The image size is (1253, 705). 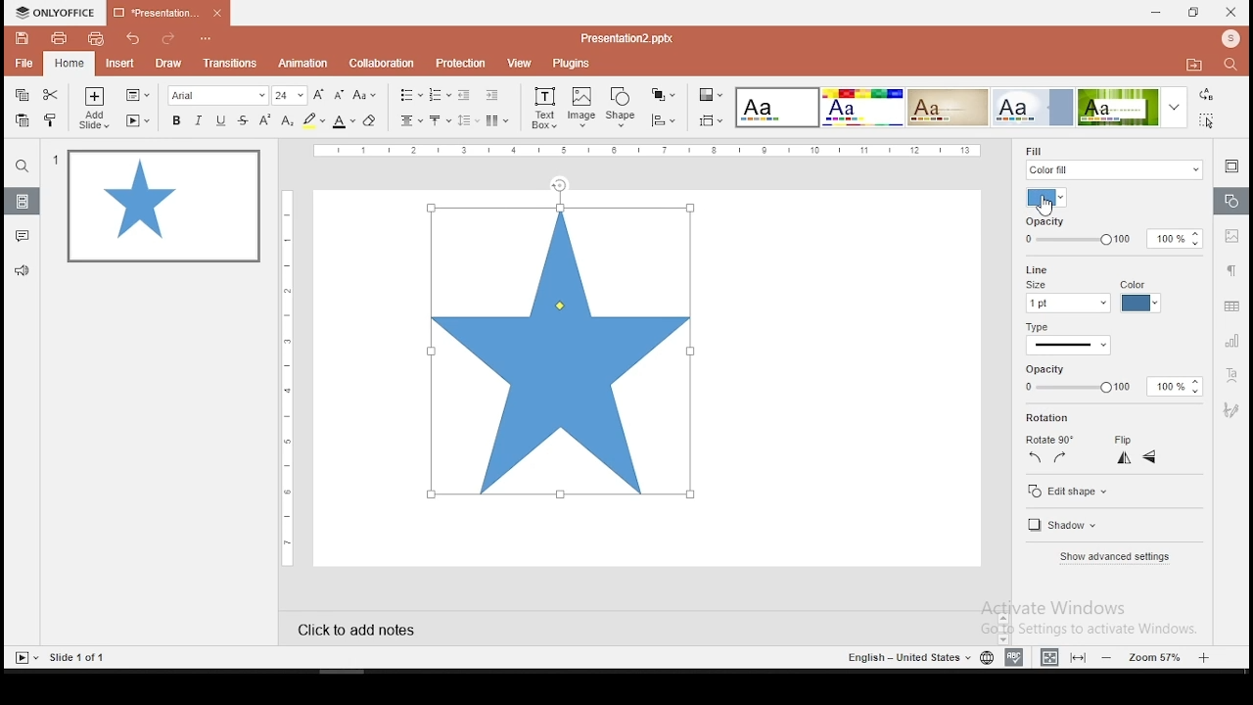 What do you see at coordinates (1047, 208) in the screenshot?
I see `cursor` at bounding box center [1047, 208].